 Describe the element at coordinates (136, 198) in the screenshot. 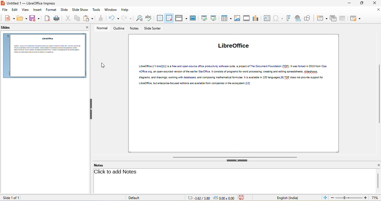

I see `default` at that location.